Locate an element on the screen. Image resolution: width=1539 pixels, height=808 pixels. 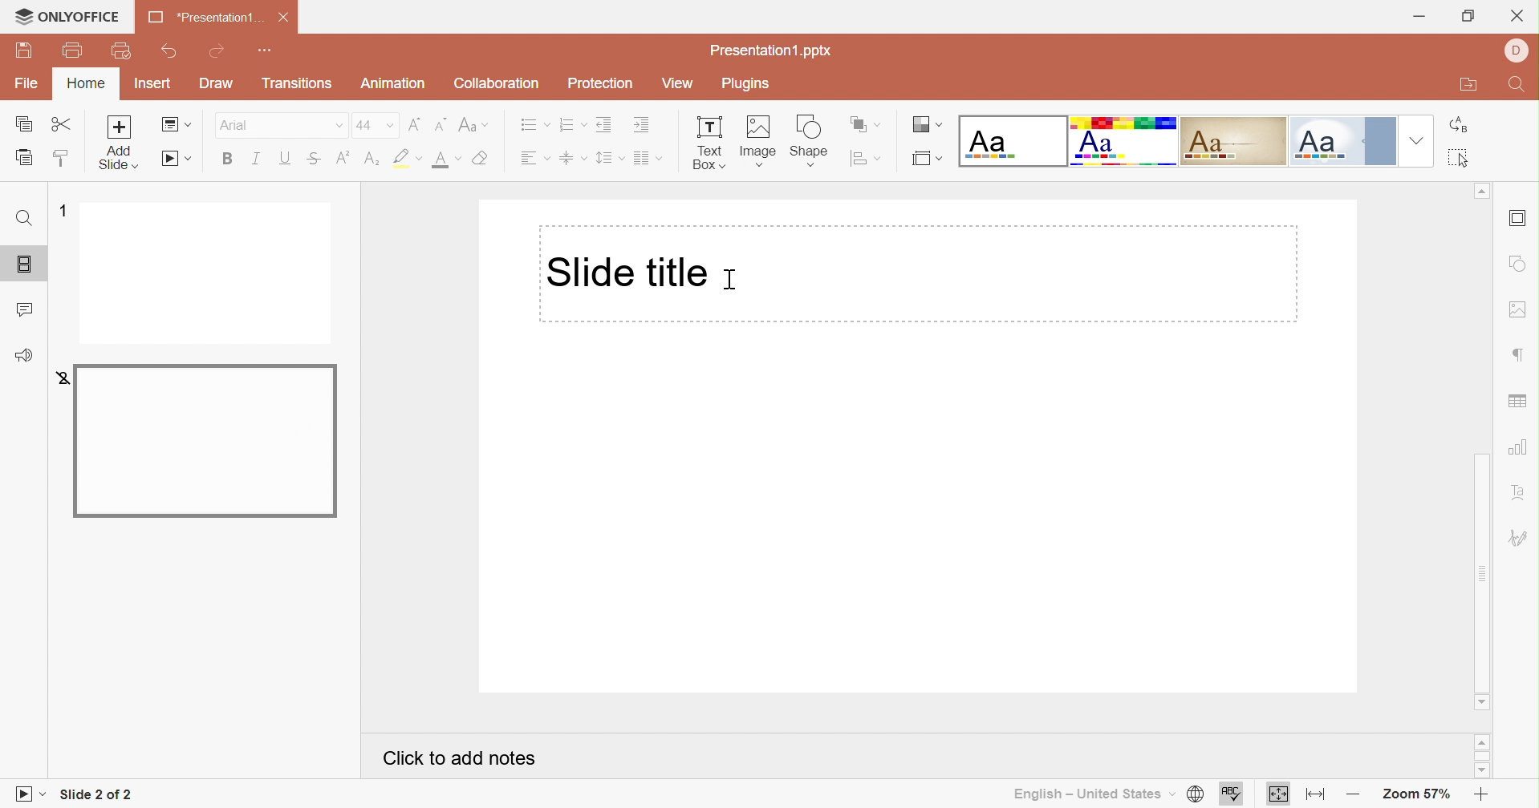
Zoom out is located at coordinates (1353, 798).